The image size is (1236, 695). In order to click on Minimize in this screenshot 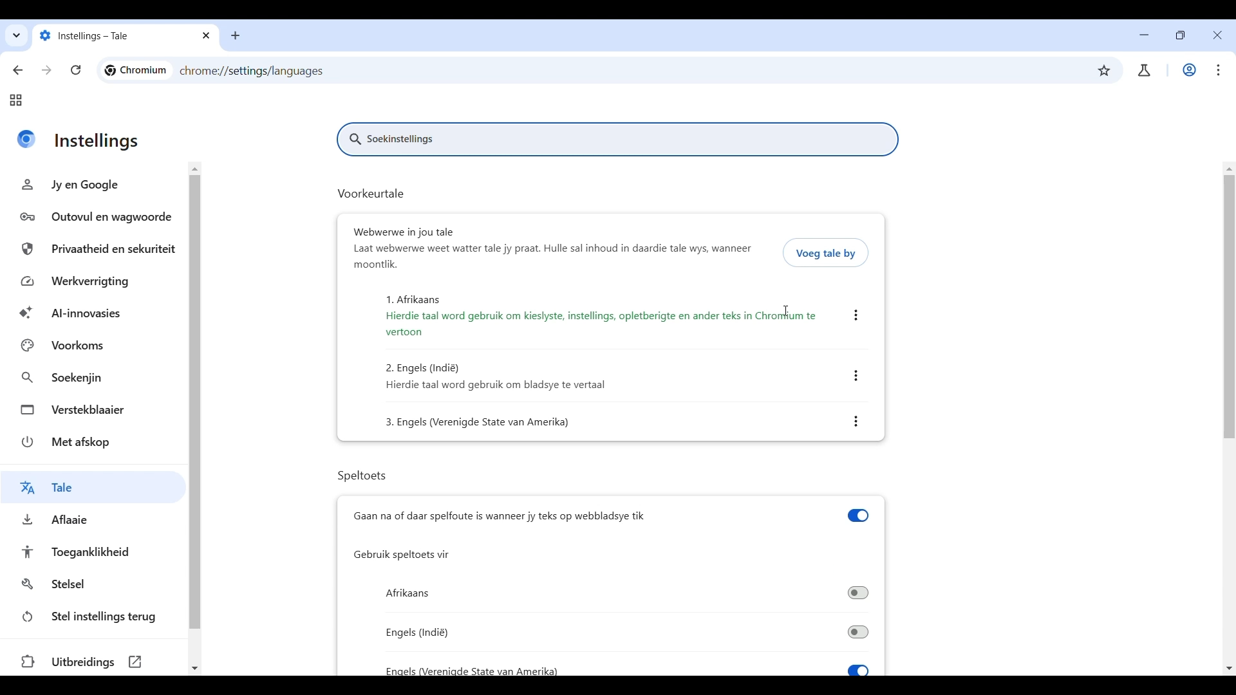, I will do `click(1144, 35)`.